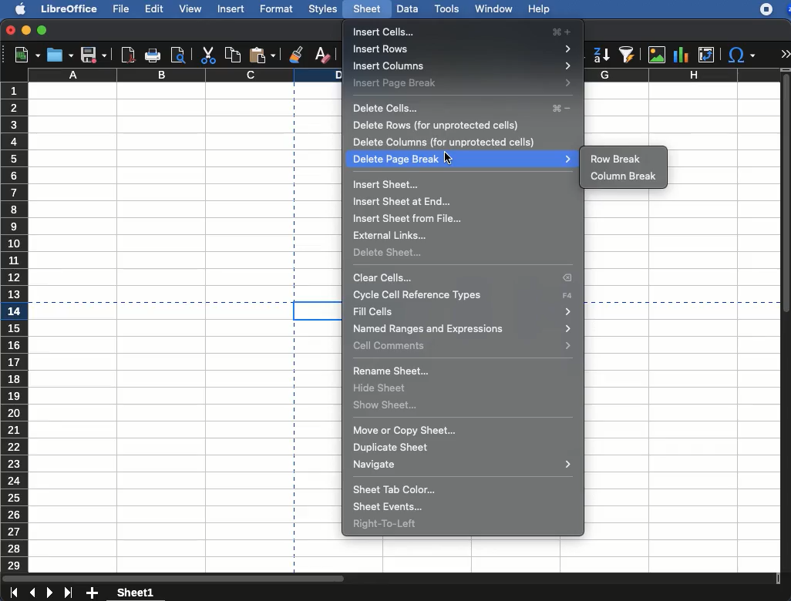 Image resolution: width=791 pixels, height=601 pixels. I want to click on fill cells, so click(464, 312).